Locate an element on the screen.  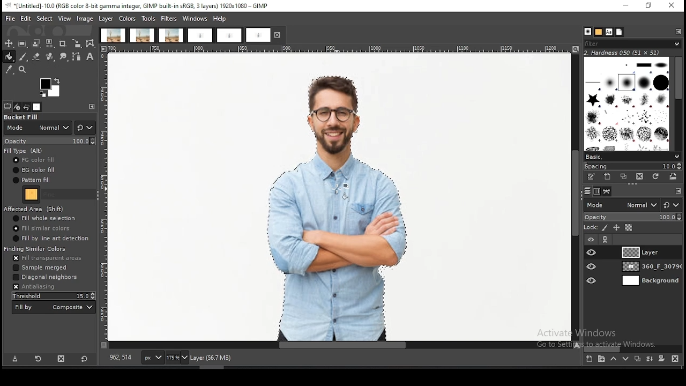
select by similar color is located at coordinates (49, 43).